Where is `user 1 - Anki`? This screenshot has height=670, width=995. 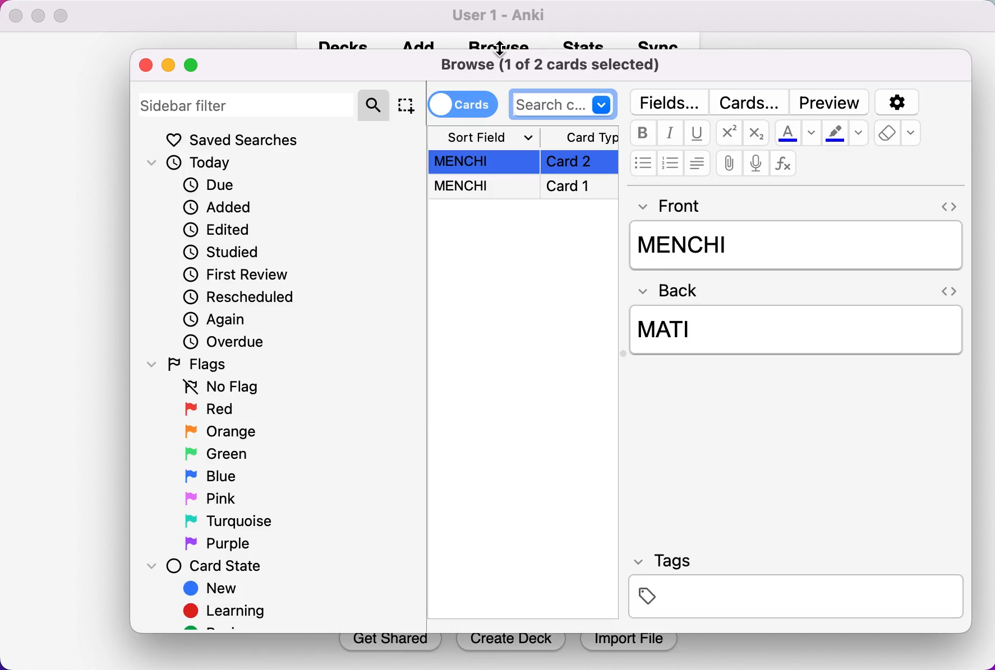
user 1 - Anki is located at coordinates (503, 16).